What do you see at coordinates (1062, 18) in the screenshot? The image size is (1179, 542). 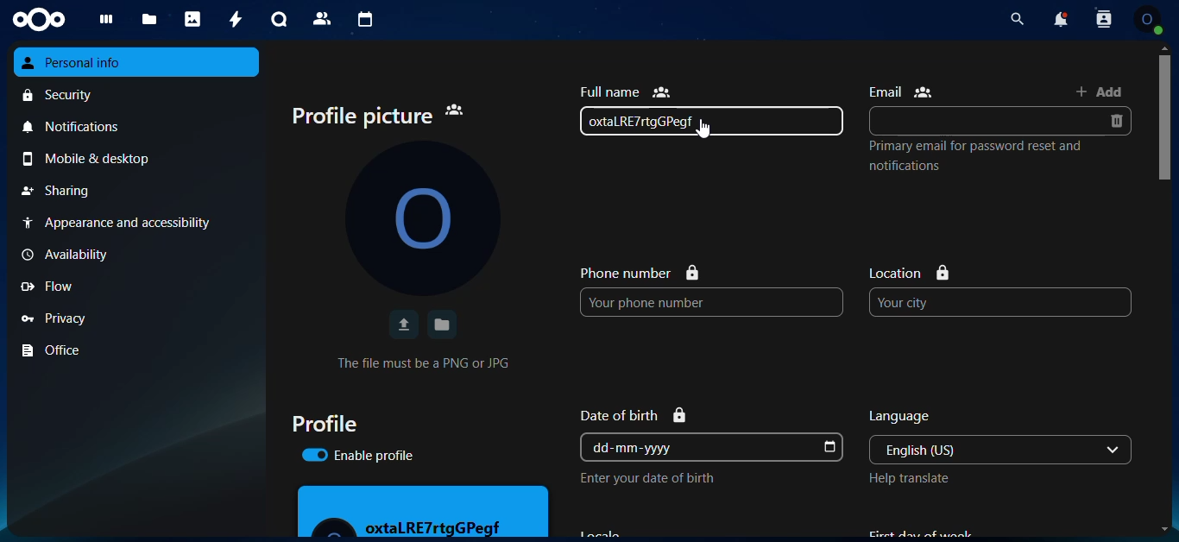 I see `notification` at bounding box center [1062, 18].